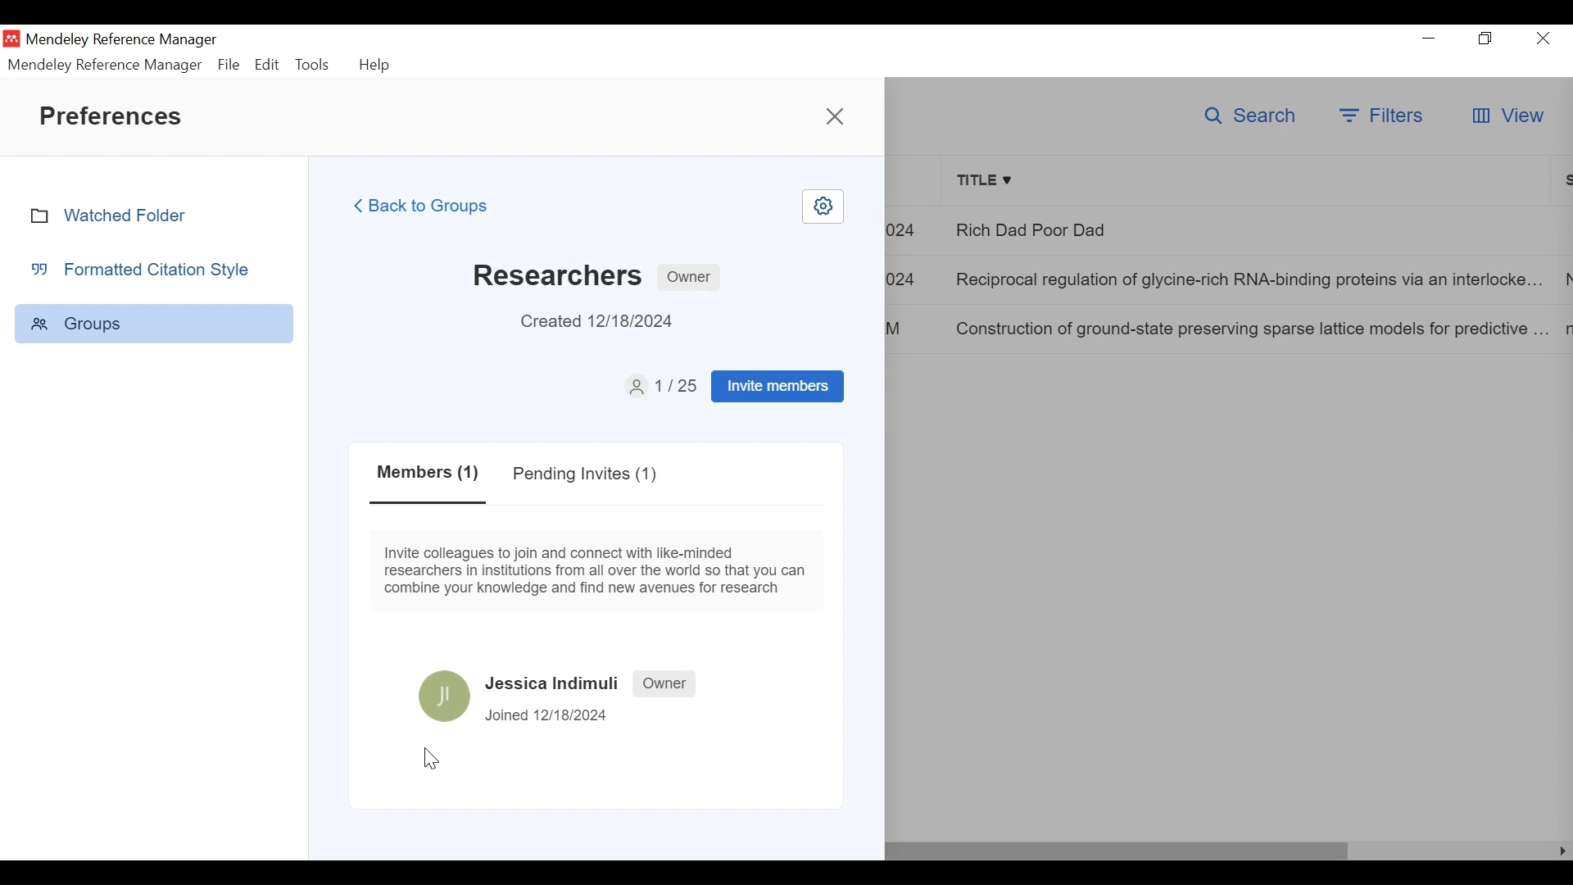 The height and width of the screenshot is (885, 1573). What do you see at coordinates (661, 384) in the screenshot?
I see `1/12` at bounding box center [661, 384].